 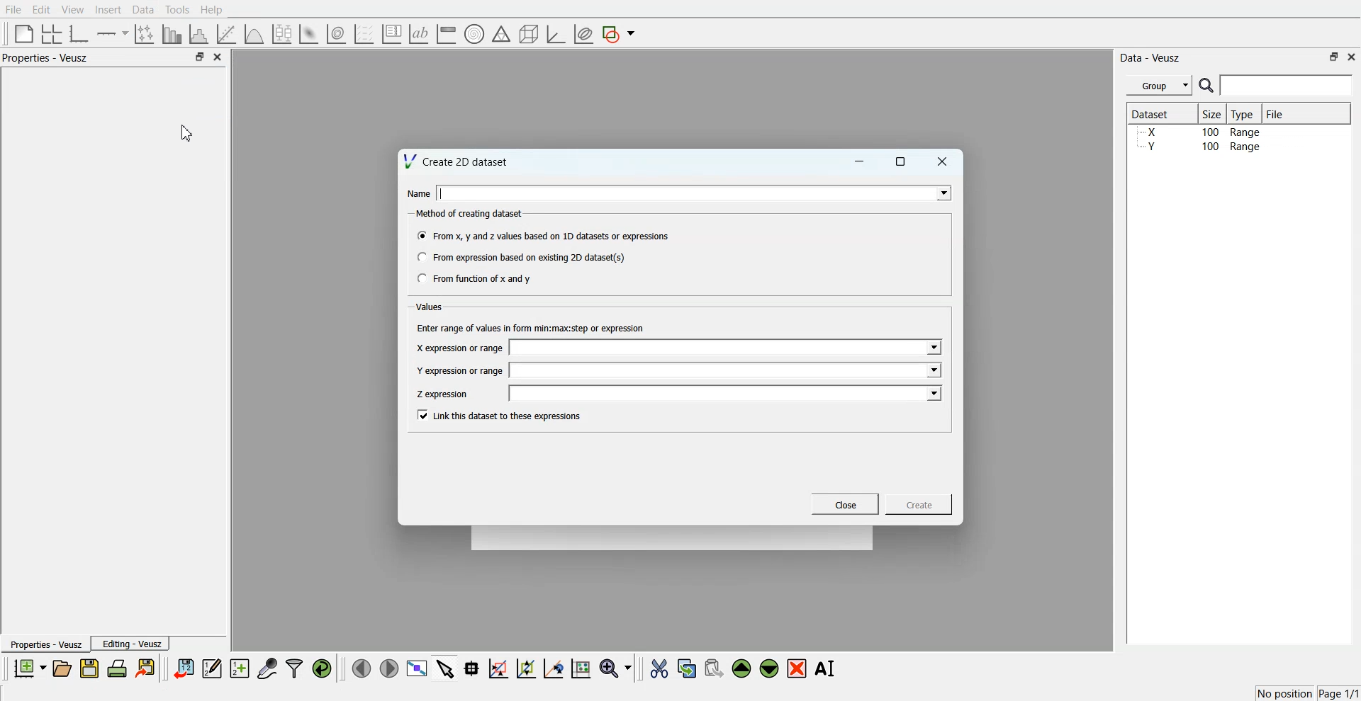 What do you see at coordinates (618, 34) in the screenshot?
I see `Add shape to the plot` at bounding box center [618, 34].